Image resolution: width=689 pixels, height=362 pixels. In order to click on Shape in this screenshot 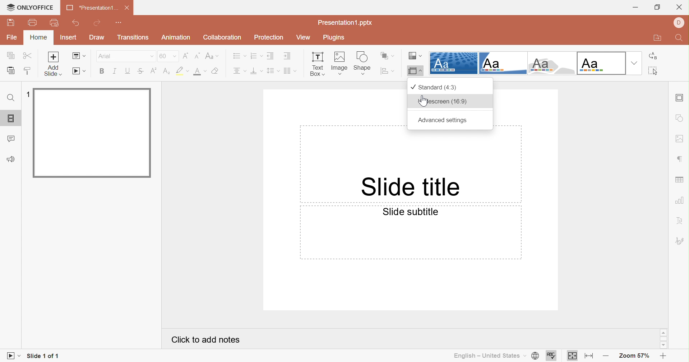, I will do `click(361, 63)`.